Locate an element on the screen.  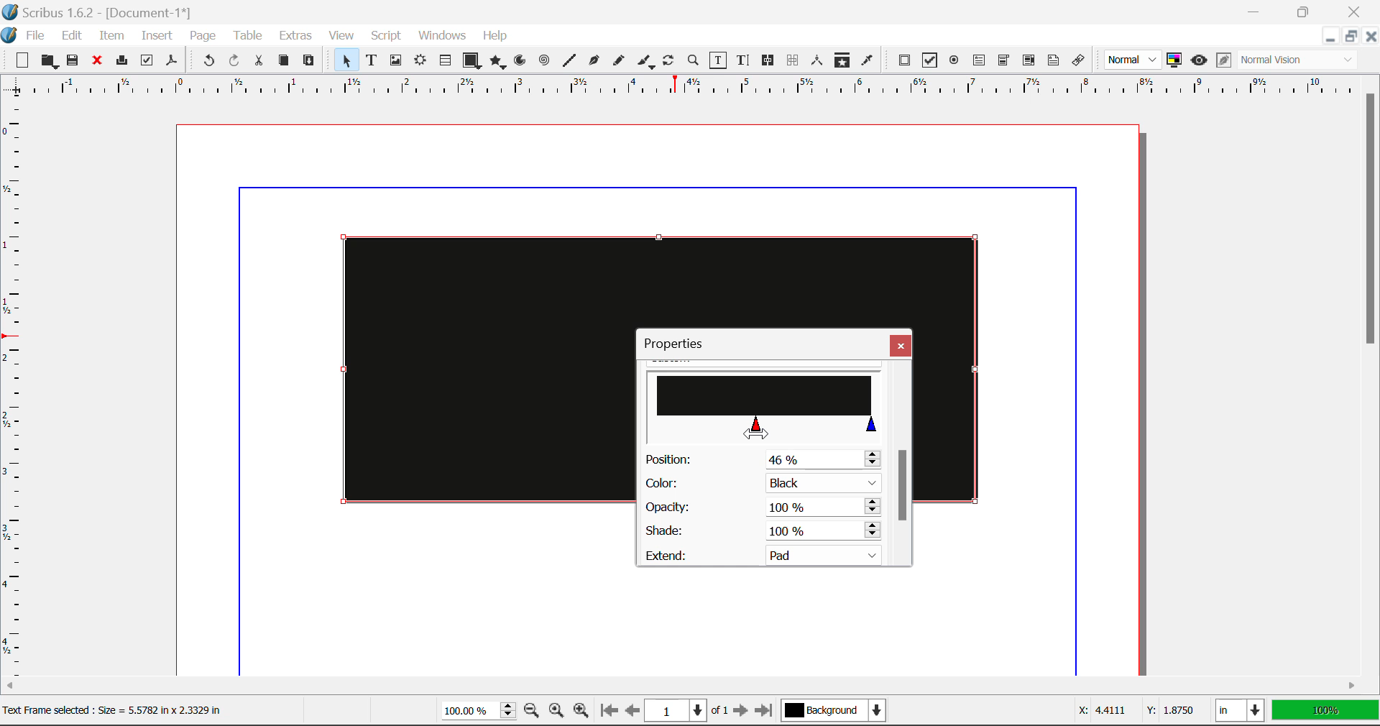
Zoom to 100% is located at coordinates (557, 712).